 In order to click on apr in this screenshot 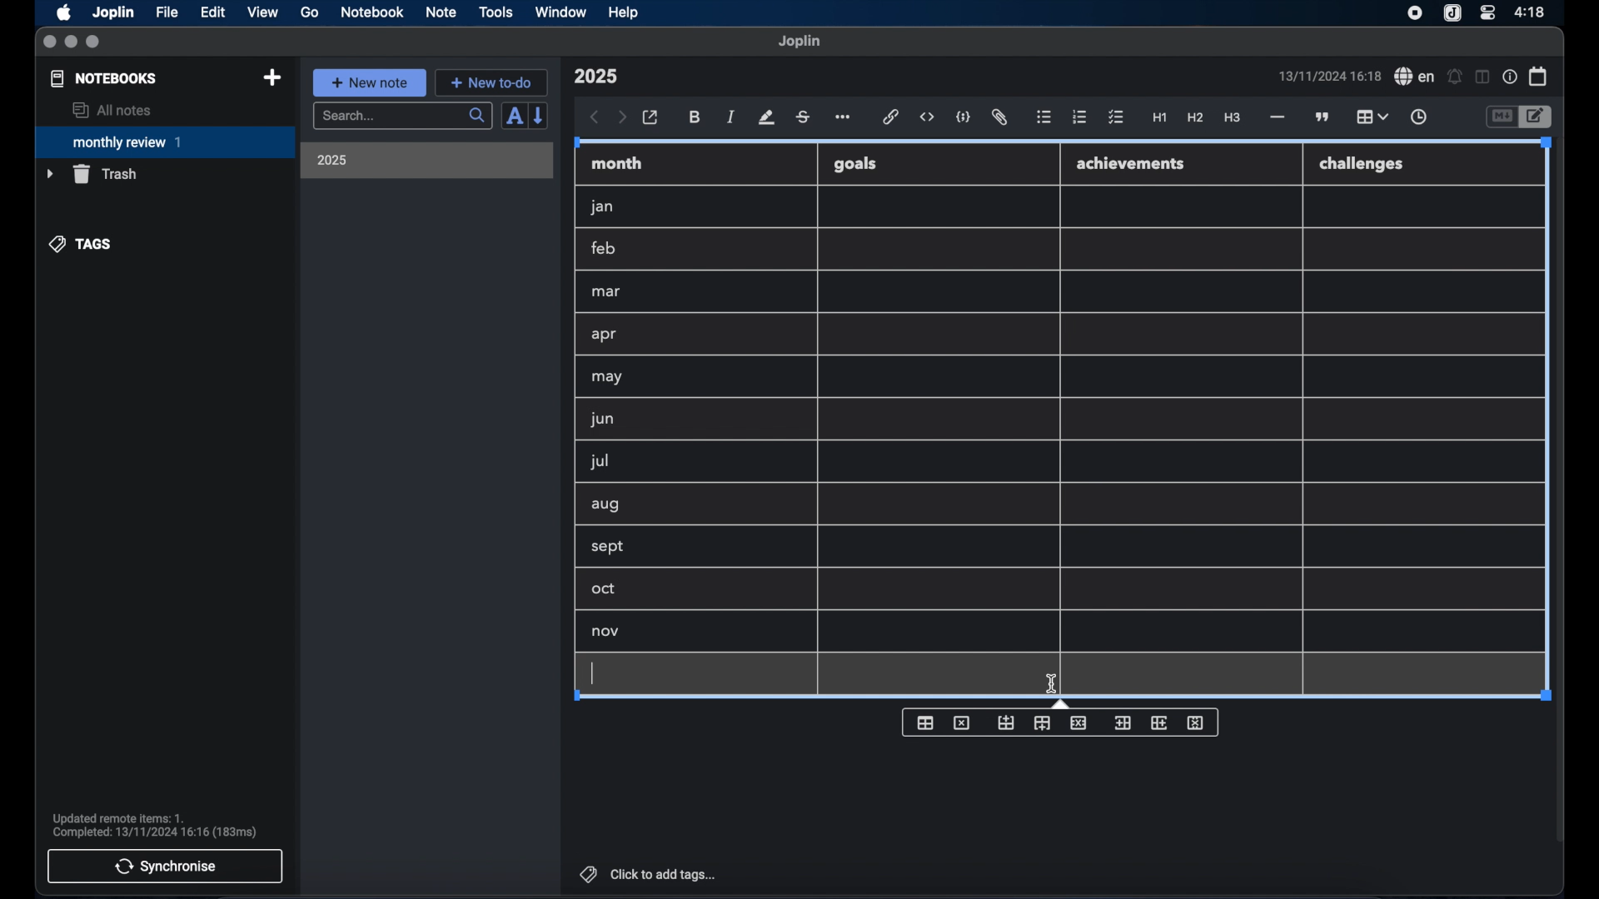, I will do `click(605, 335)`.